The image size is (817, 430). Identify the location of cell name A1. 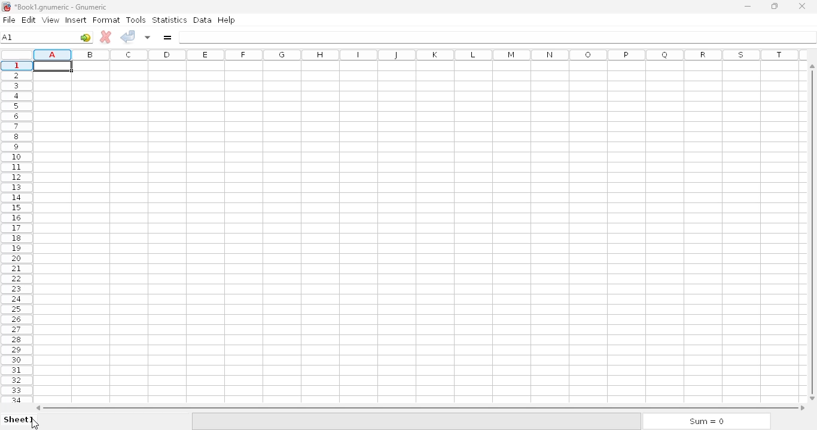
(8, 37).